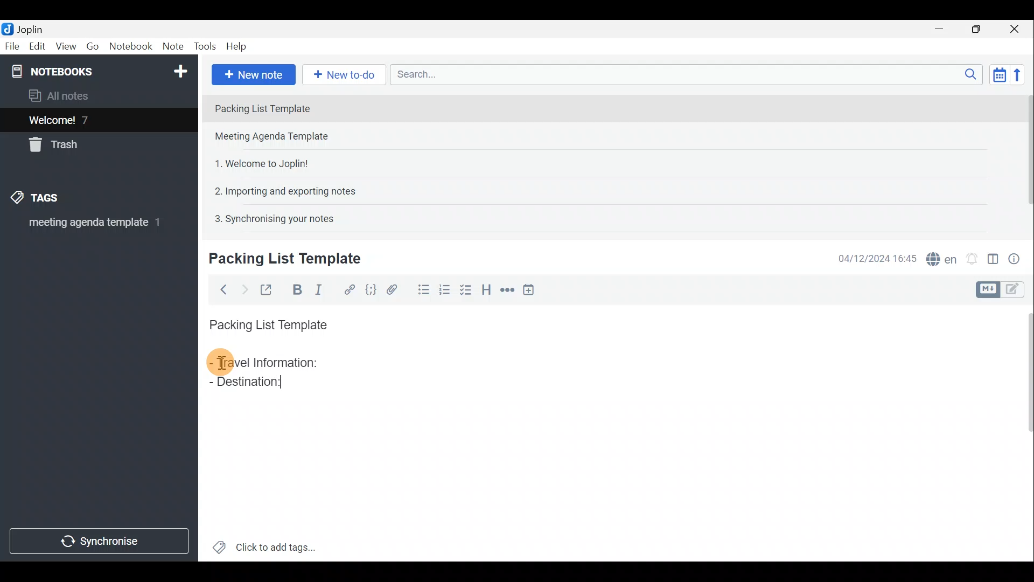  I want to click on Heading, so click(487, 288).